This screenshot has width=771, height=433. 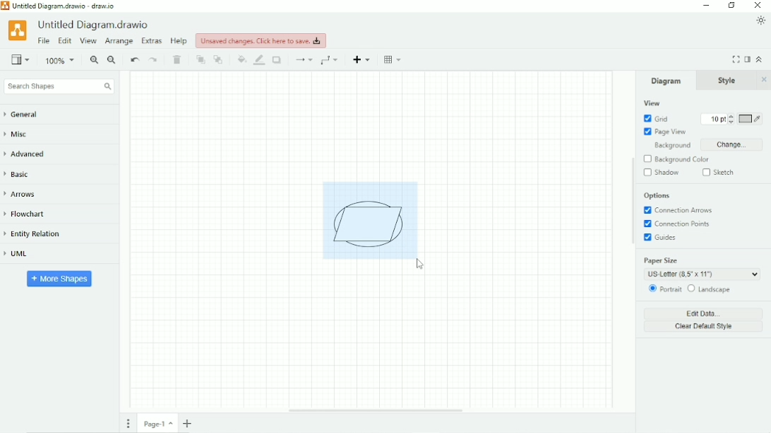 I want to click on Waypoints, so click(x=331, y=60).